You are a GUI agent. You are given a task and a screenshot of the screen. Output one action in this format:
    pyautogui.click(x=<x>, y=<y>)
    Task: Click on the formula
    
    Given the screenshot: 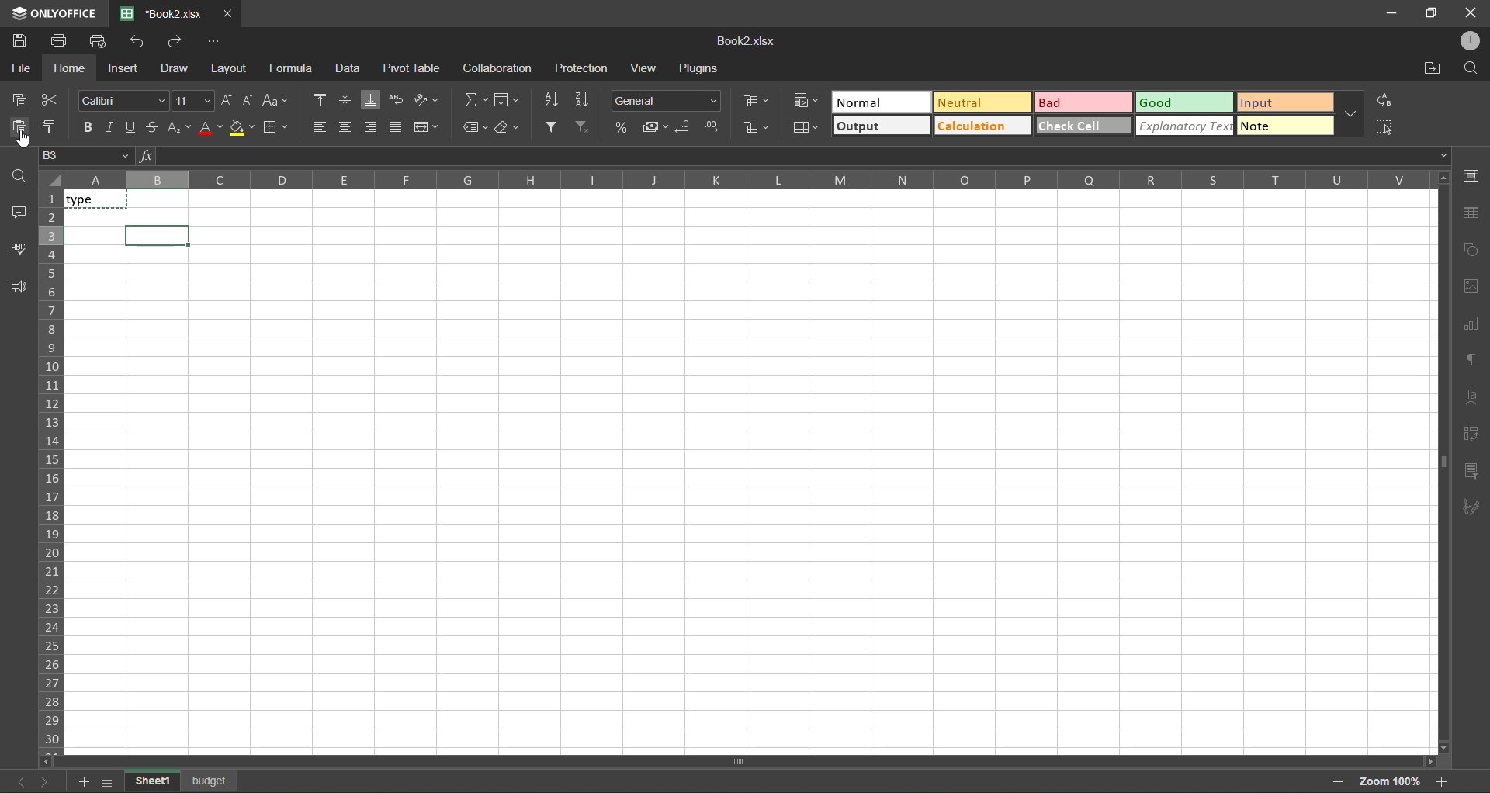 What is the action you would take?
    pyautogui.click(x=289, y=68)
    